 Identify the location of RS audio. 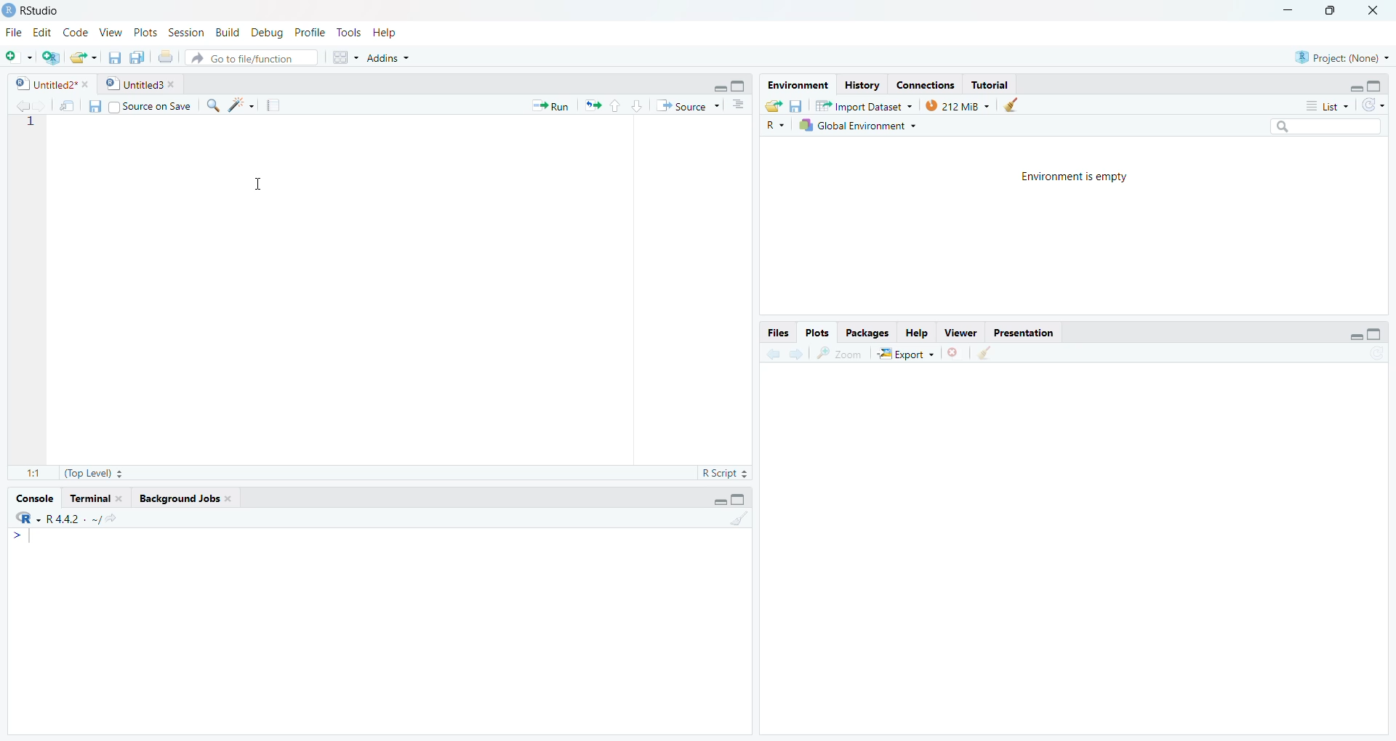
(34, 11).